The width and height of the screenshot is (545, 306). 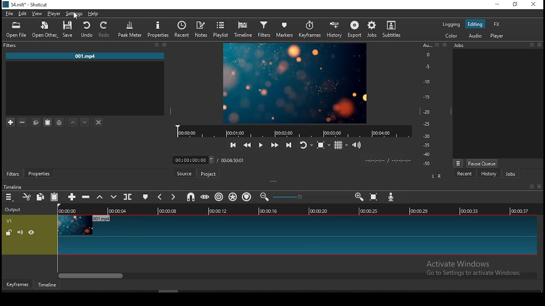 What do you see at coordinates (48, 122) in the screenshot?
I see `paste` at bounding box center [48, 122].